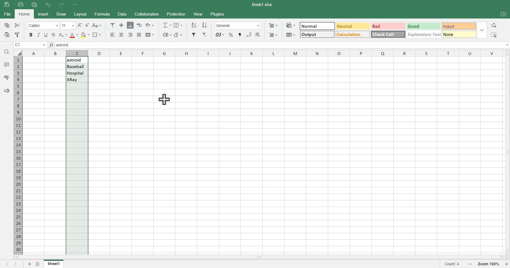 The height and width of the screenshot is (268, 510). I want to click on Wrap Text, so click(139, 25).